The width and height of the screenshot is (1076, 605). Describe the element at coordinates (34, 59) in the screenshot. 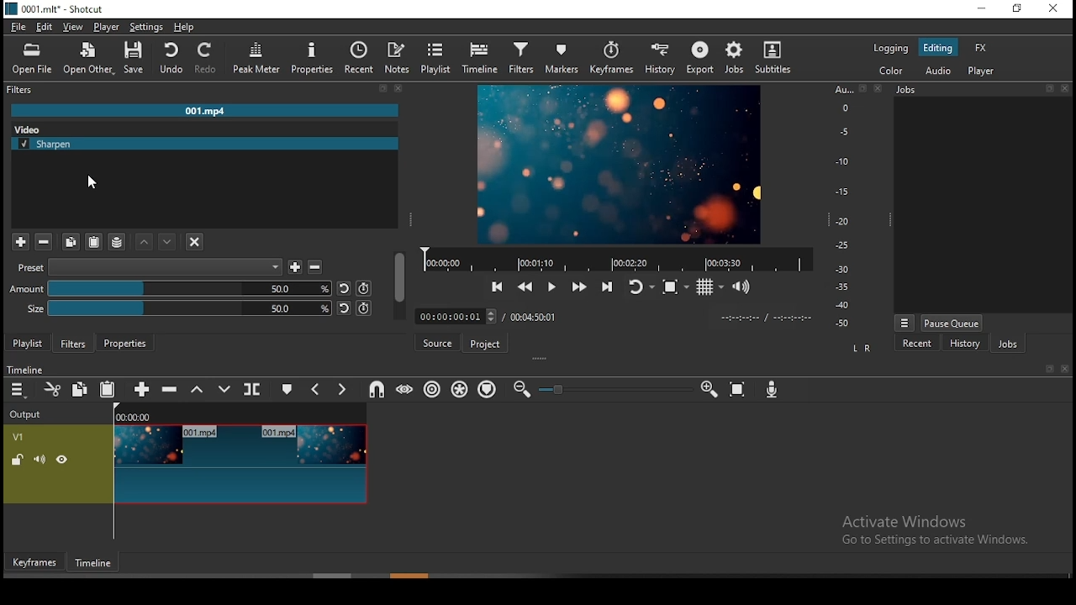

I see `open file` at that location.